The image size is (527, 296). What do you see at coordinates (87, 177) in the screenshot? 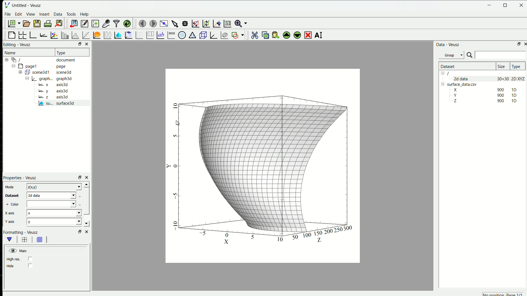
I see `close` at bounding box center [87, 177].